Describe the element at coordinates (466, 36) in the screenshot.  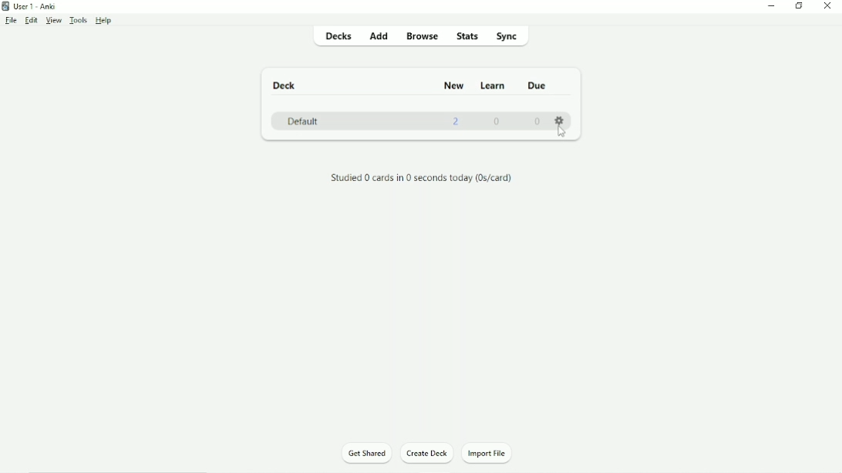
I see `Stats` at that location.